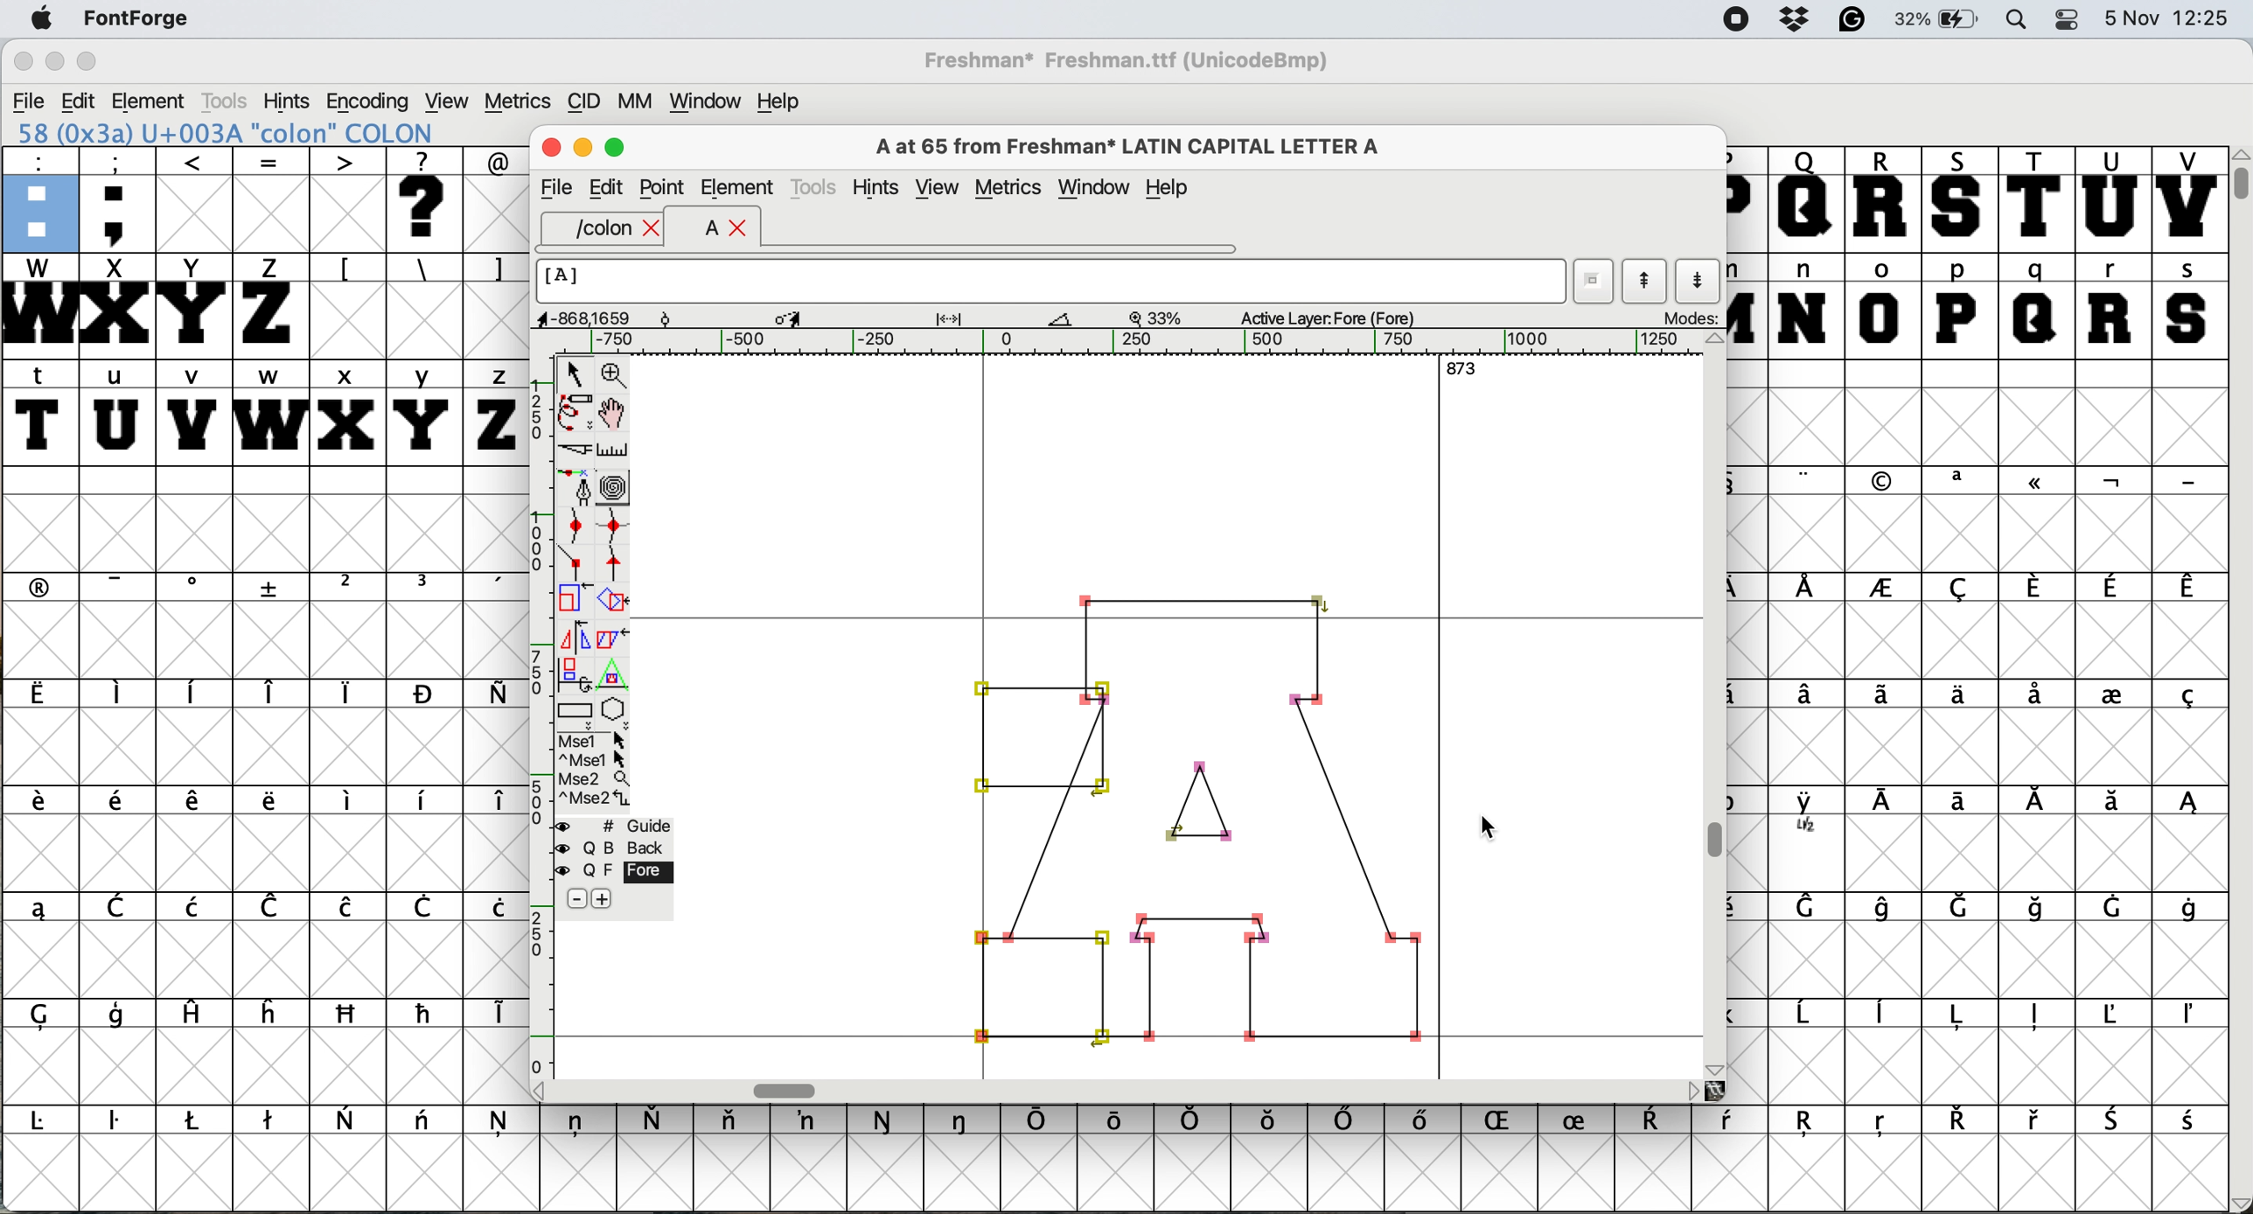  I want to click on ], so click(496, 269).